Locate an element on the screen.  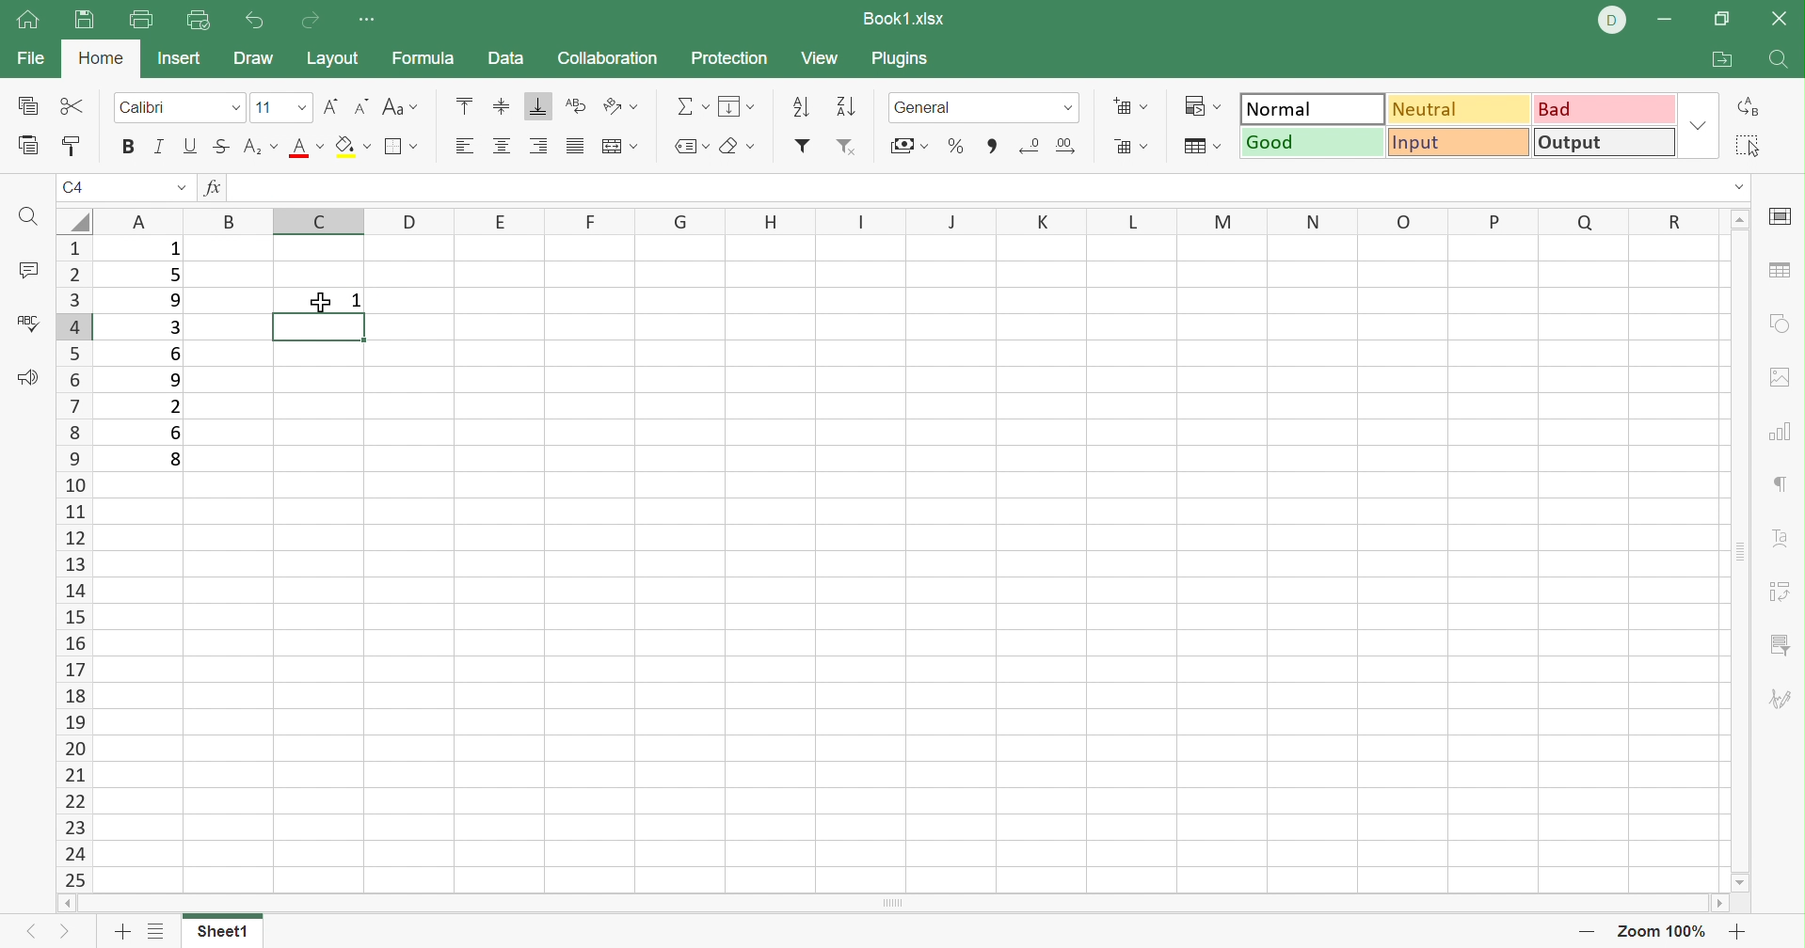
Scroll Bar is located at coordinates (1745, 549).